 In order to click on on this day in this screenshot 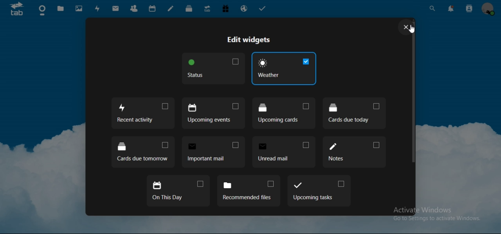, I will do `click(177, 191)`.